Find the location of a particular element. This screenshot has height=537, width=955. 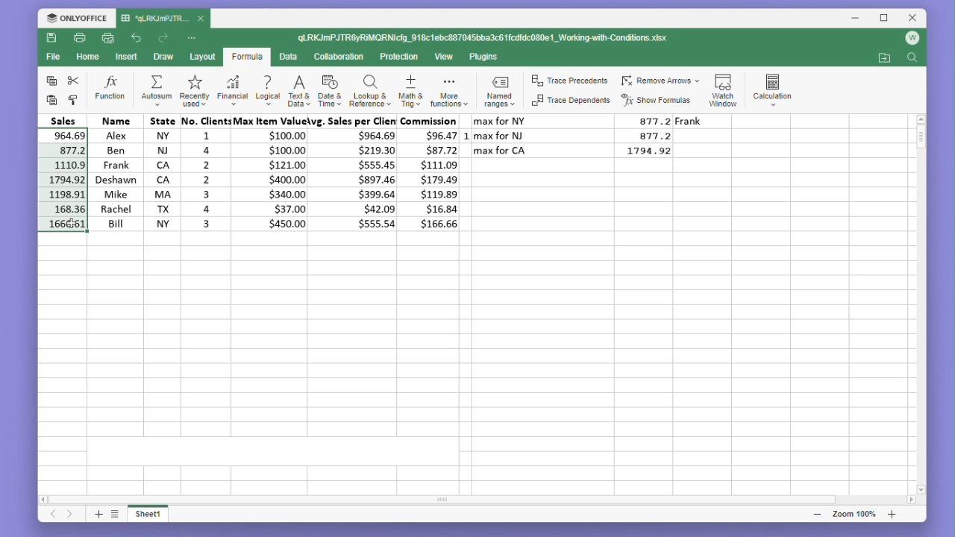

paste is located at coordinates (52, 101).